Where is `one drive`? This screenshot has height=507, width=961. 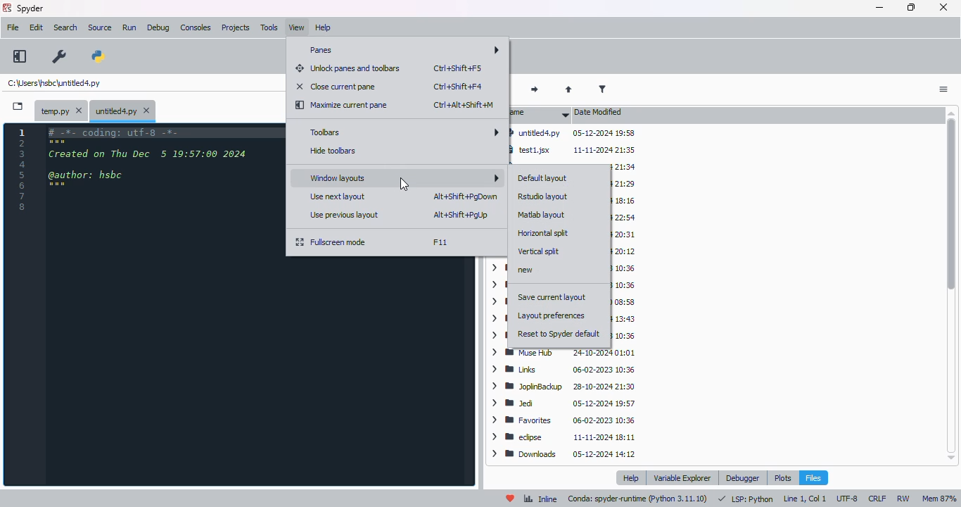
one drive is located at coordinates (625, 318).